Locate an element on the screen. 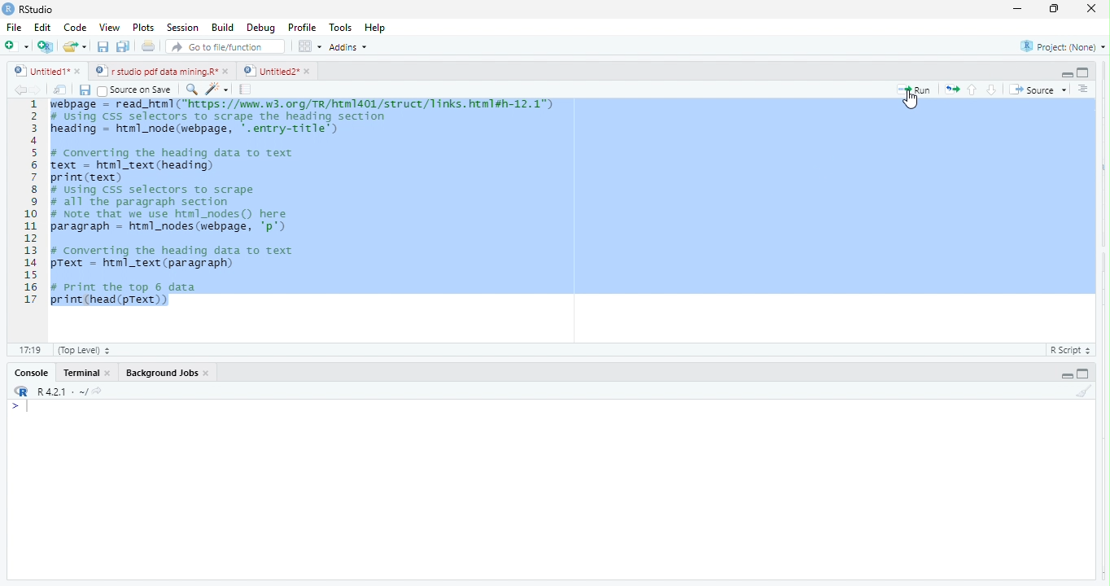  RStudio is located at coordinates (42, 8).